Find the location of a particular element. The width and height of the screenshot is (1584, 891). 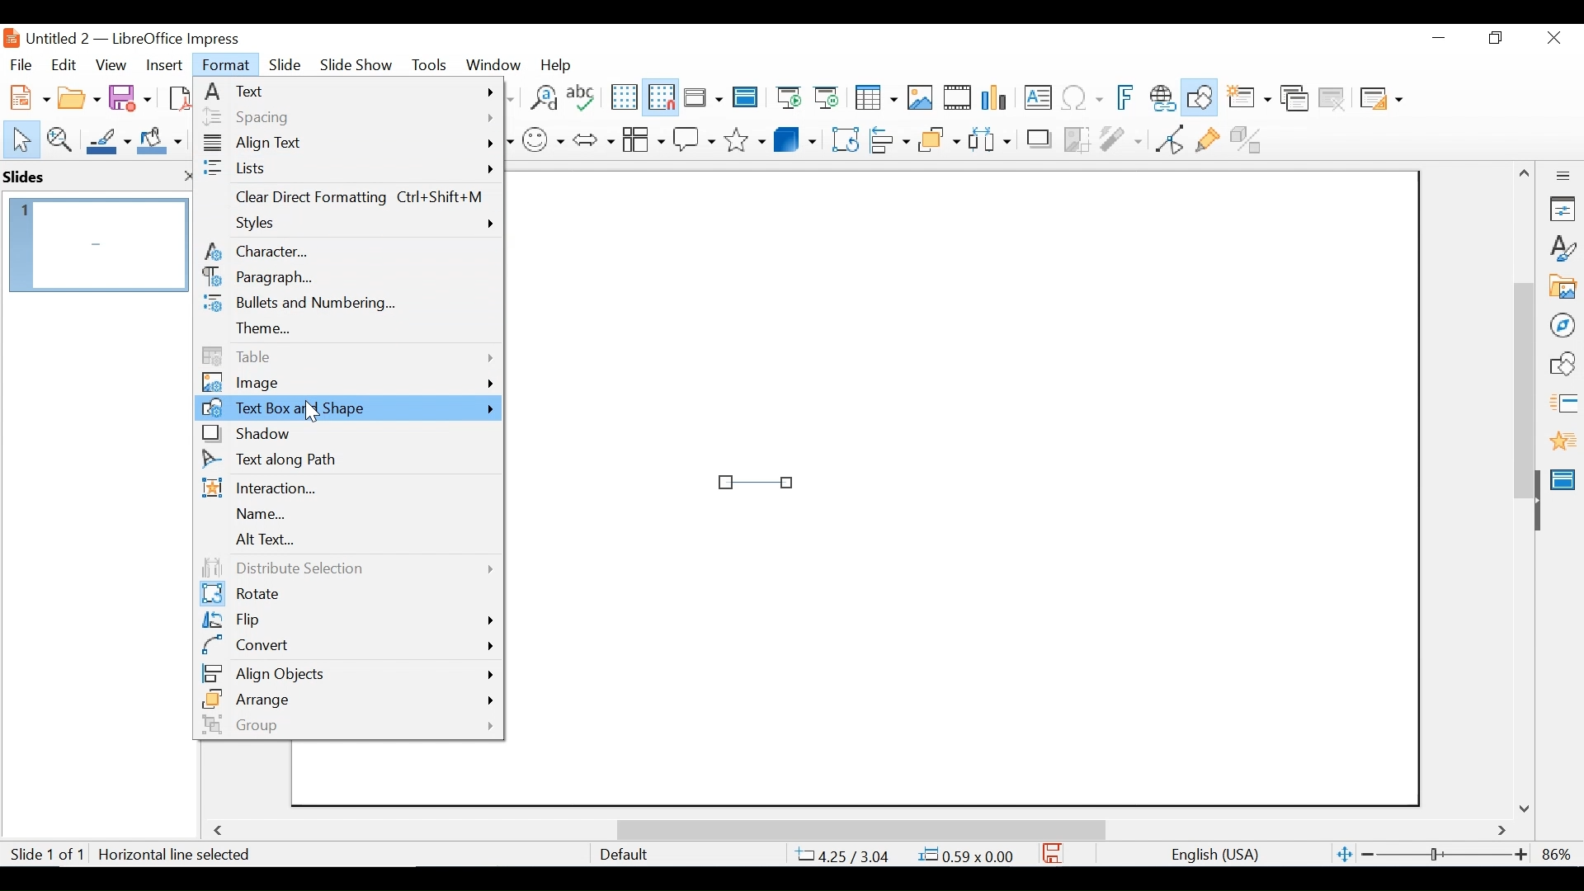

File is located at coordinates (21, 63).